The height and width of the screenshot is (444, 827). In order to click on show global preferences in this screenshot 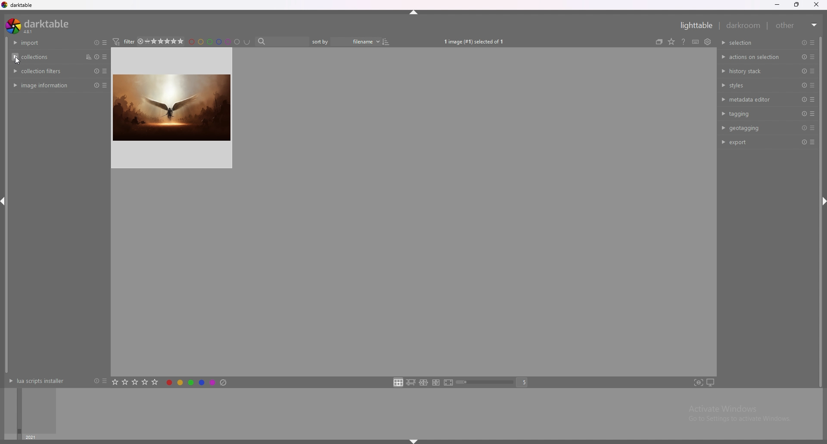, I will do `click(718, 41)`.